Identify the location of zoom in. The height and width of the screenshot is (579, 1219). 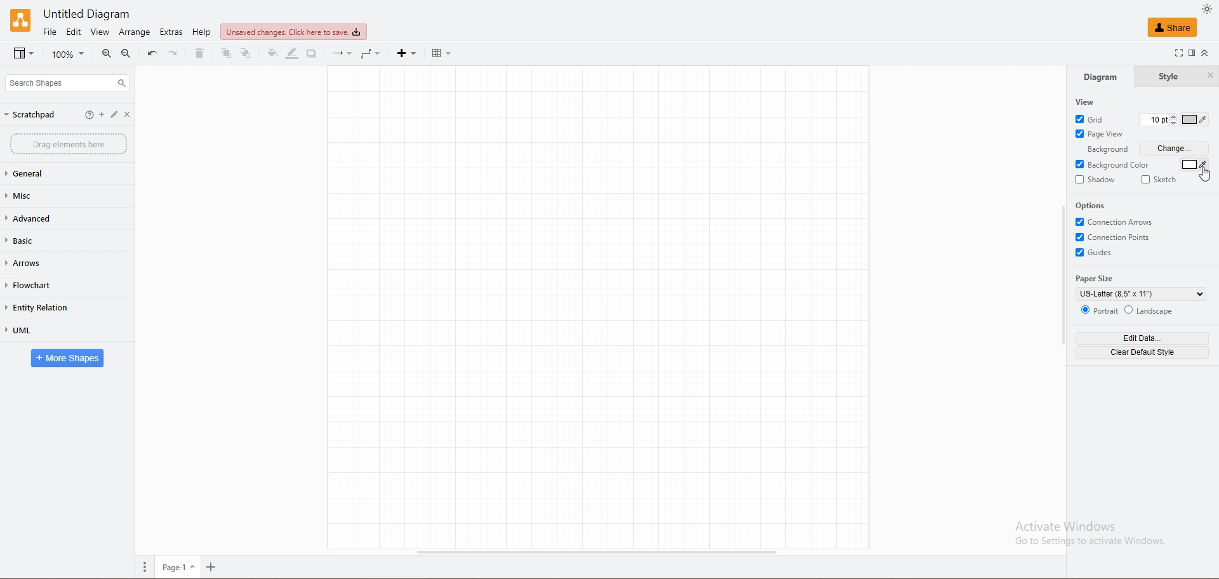
(108, 54).